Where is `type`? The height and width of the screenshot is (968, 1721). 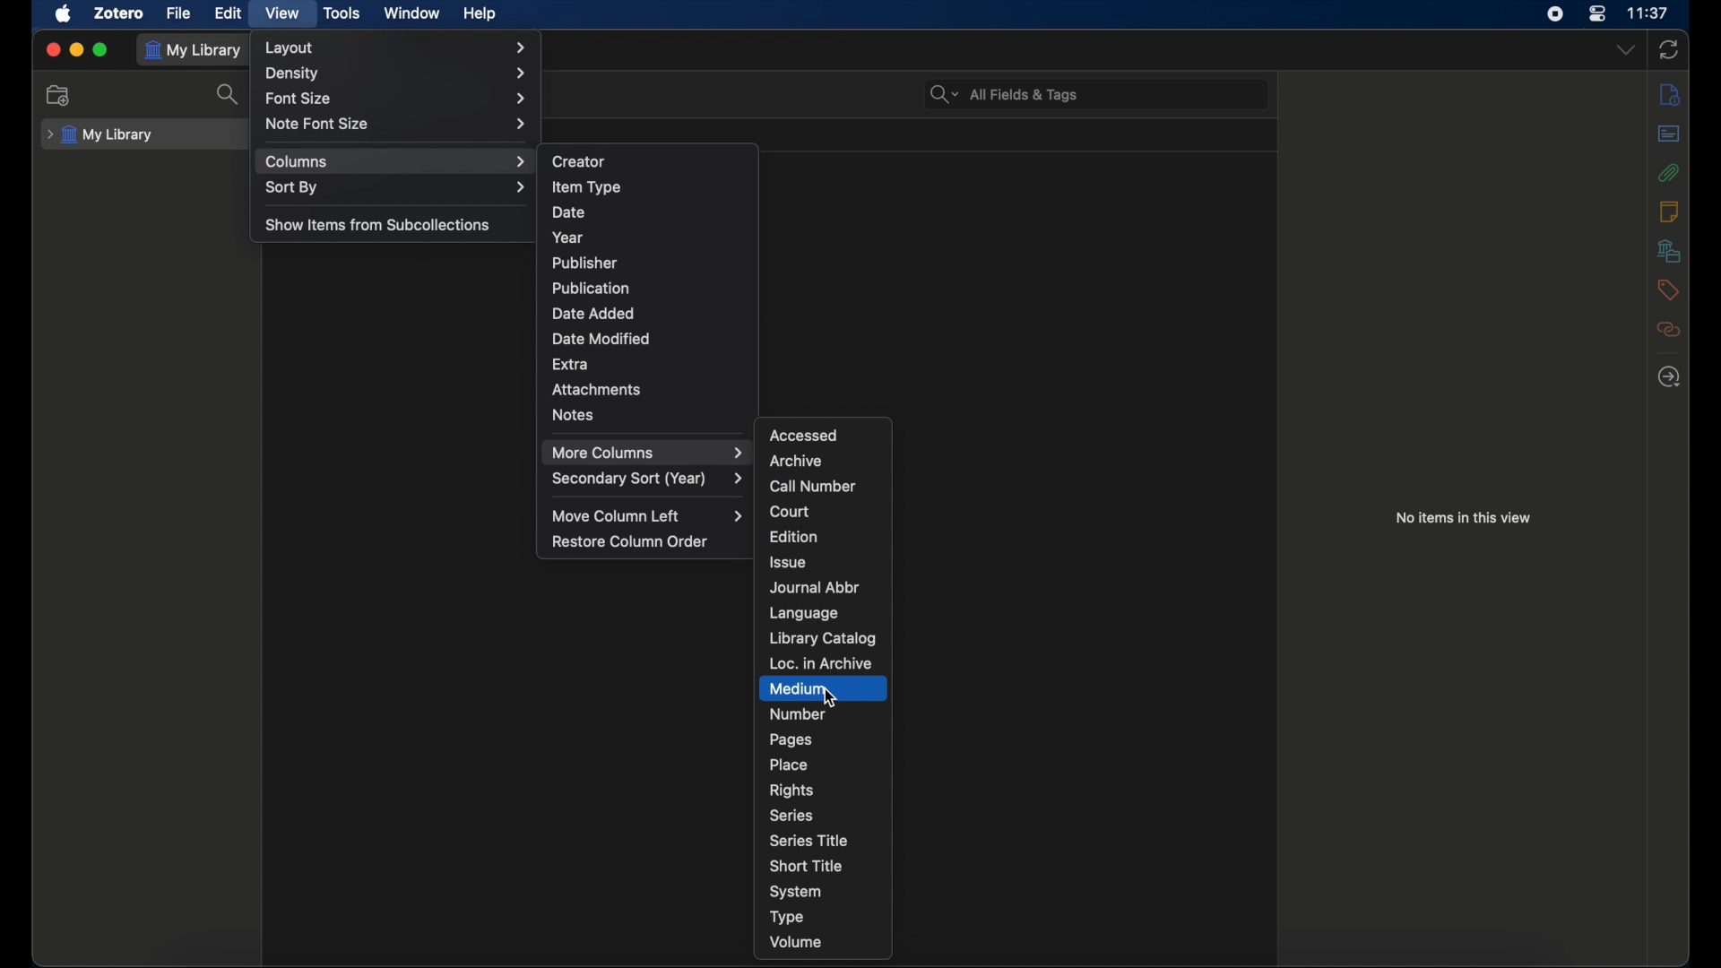
type is located at coordinates (787, 918).